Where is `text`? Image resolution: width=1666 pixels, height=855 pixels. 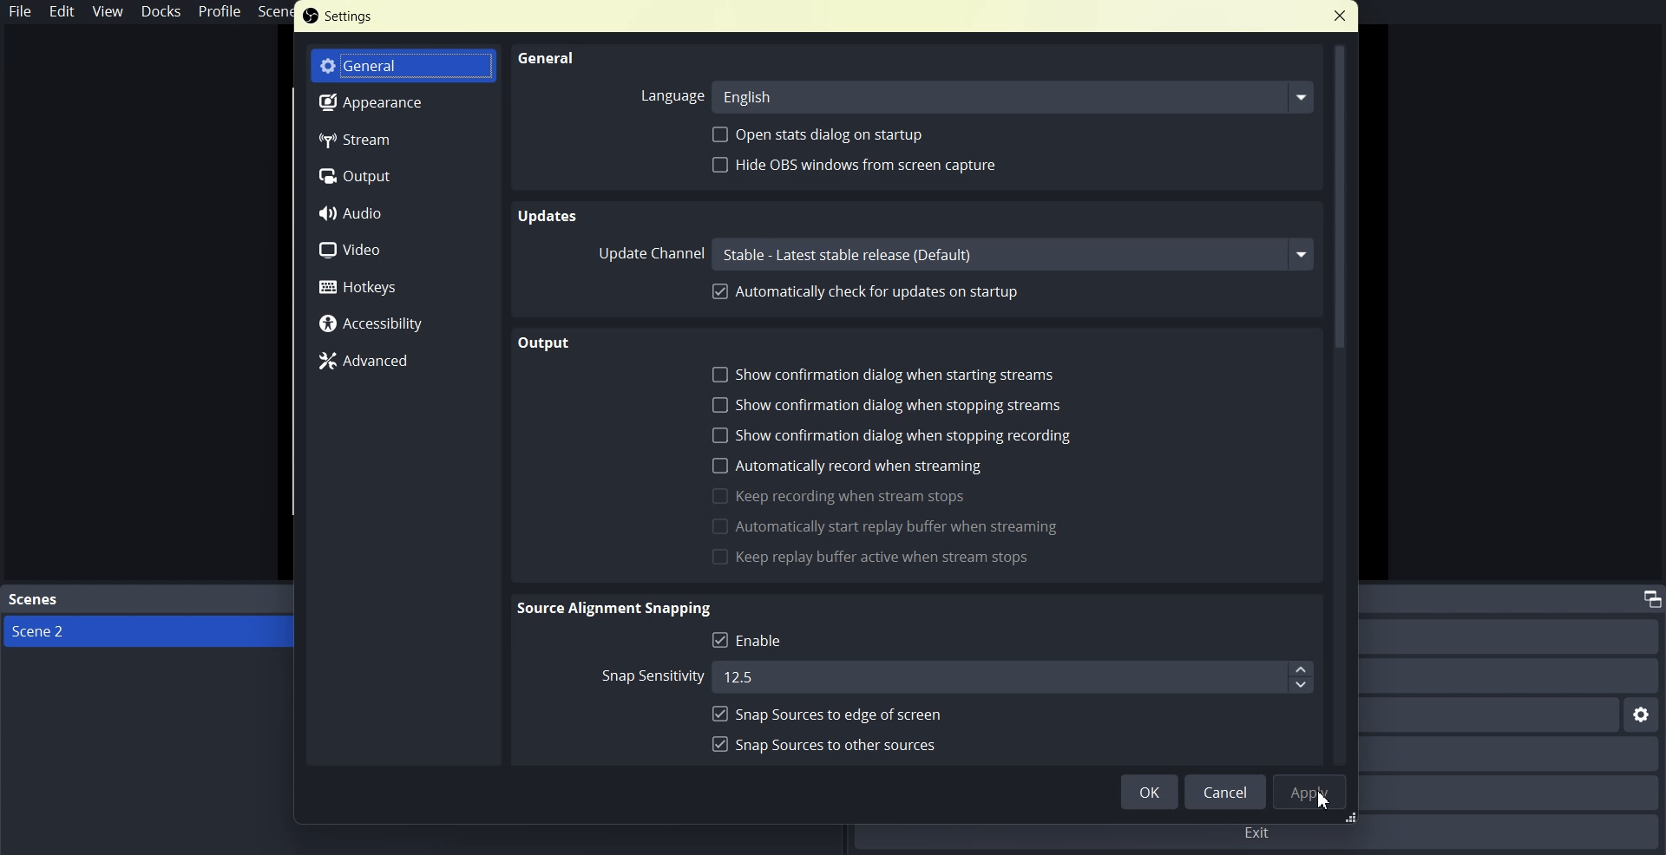 text is located at coordinates (615, 607).